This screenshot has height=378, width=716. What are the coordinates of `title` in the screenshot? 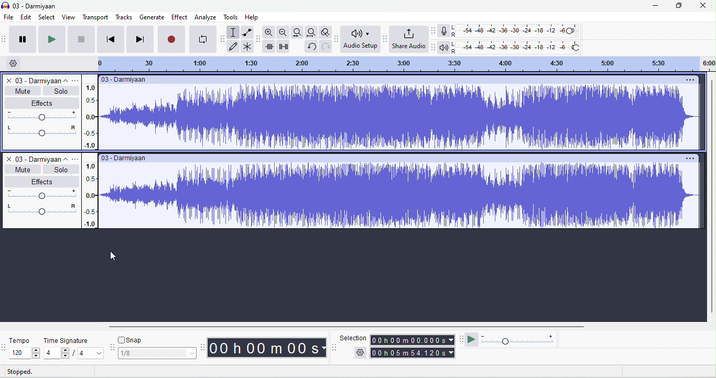 It's located at (30, 5).